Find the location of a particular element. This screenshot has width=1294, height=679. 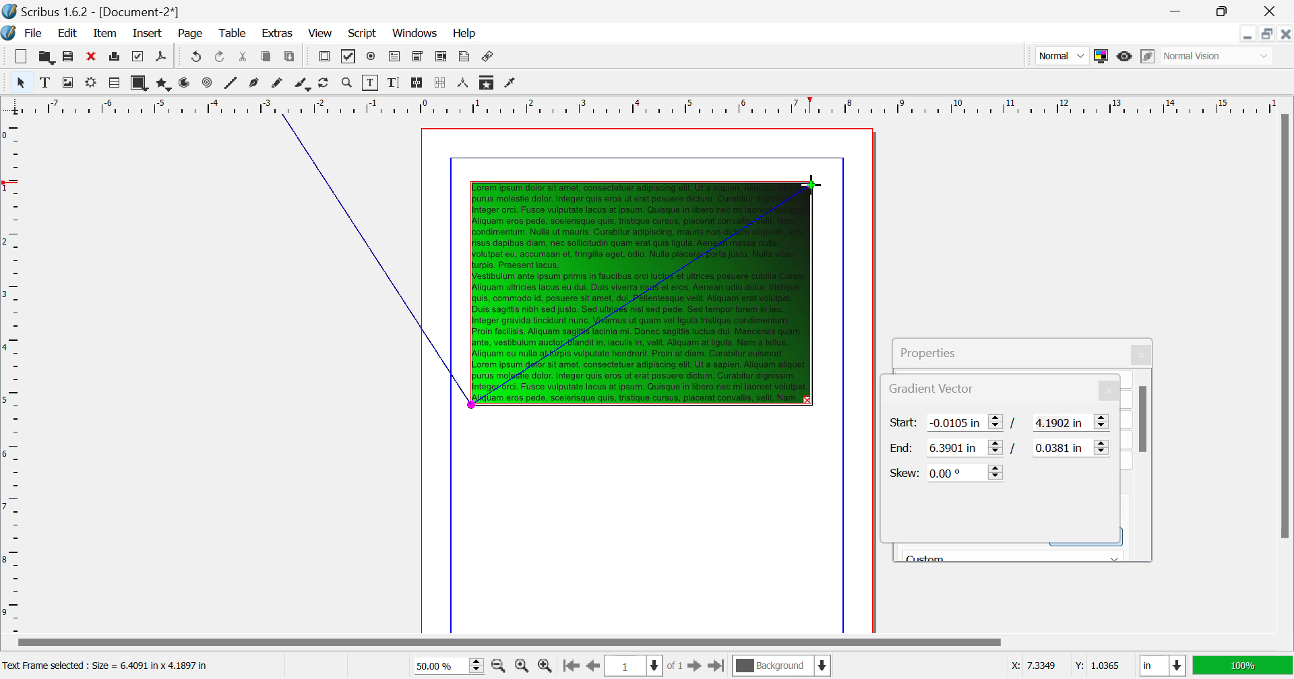

Page Rotation is located at coordinates (327, 84).